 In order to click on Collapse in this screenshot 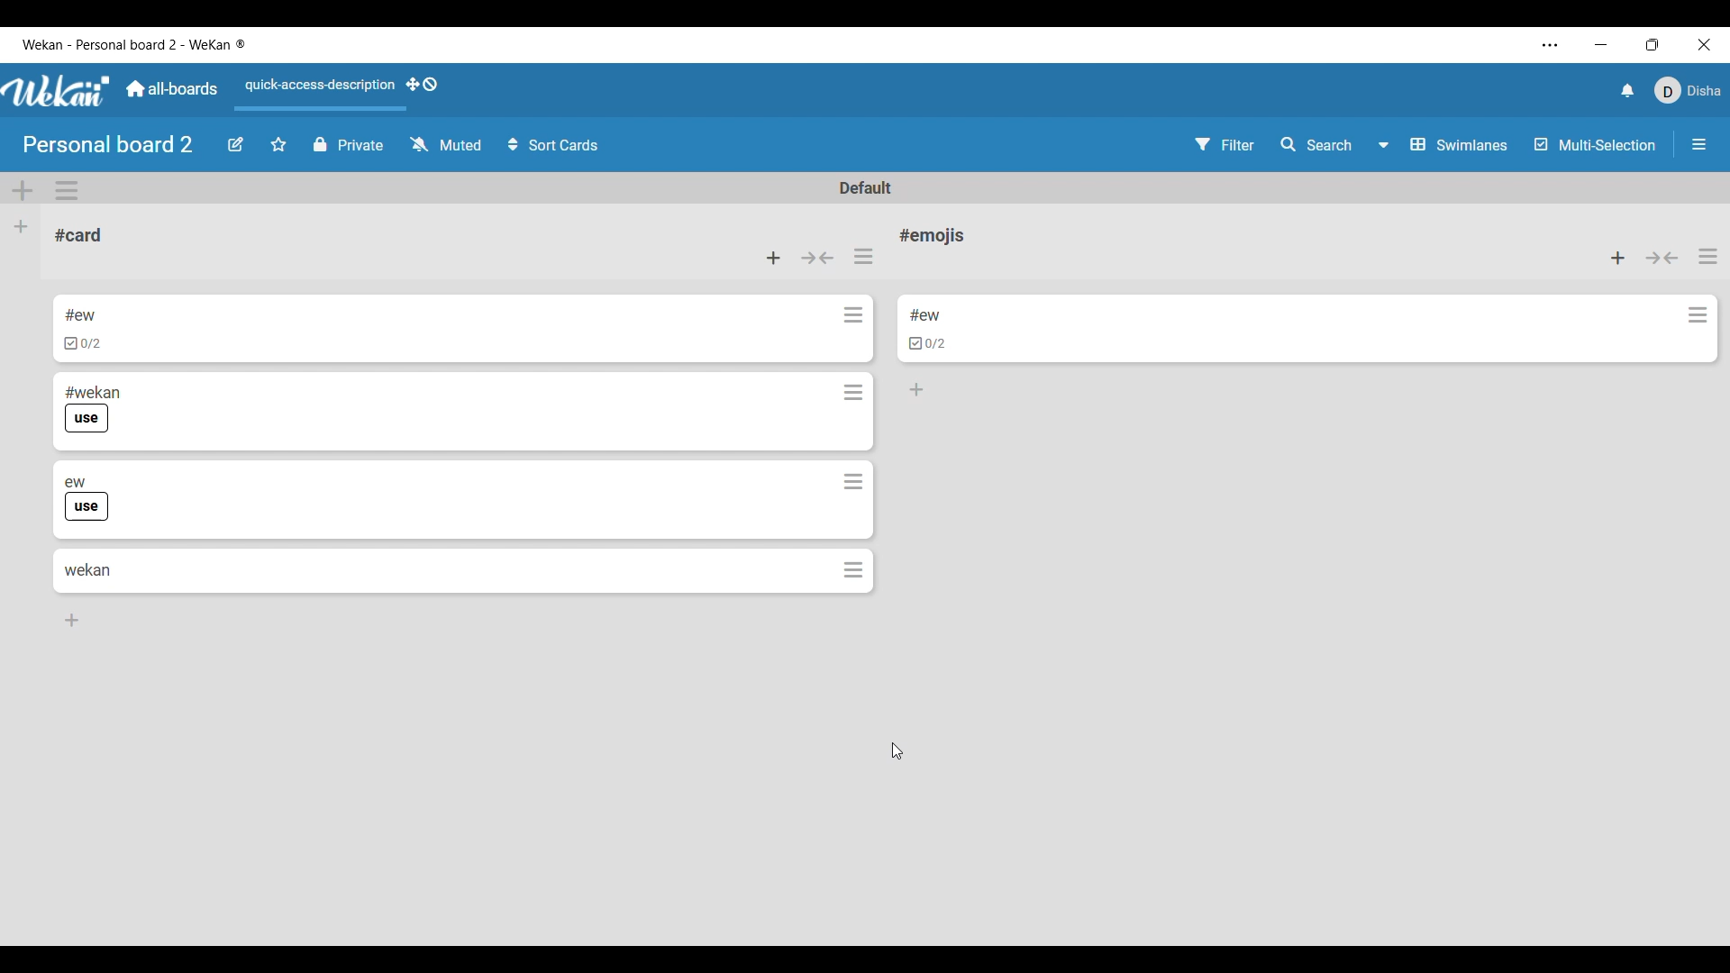, I will do `click(1662, 258)`.